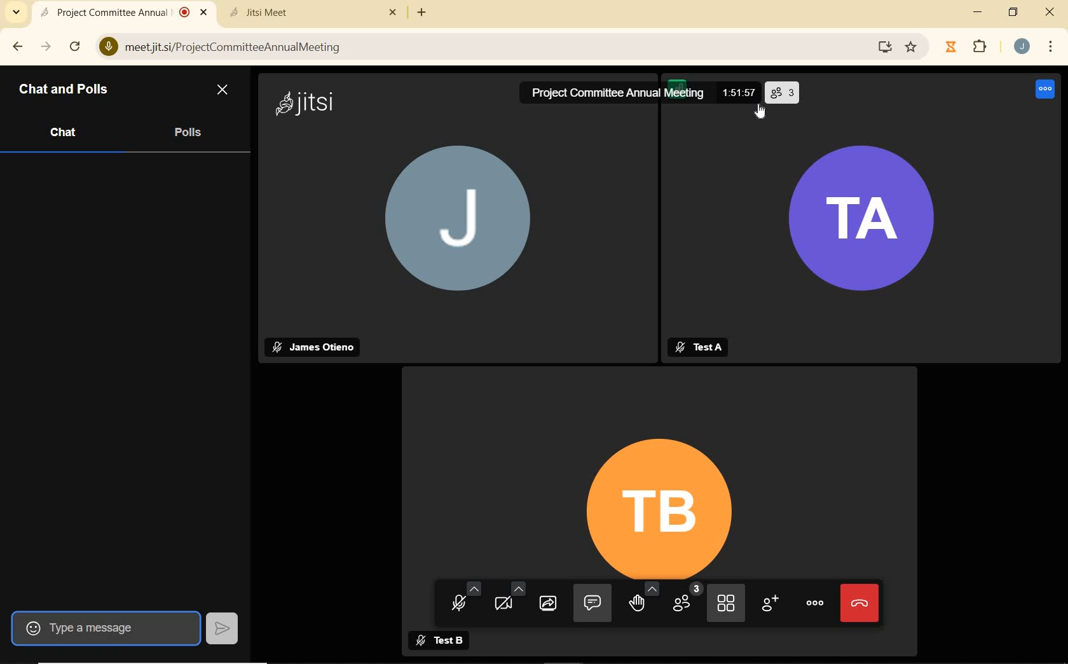 The width and height of the screenshot is (1068, 664). I want to click on participant's Profile Picture, so click(452, 227).